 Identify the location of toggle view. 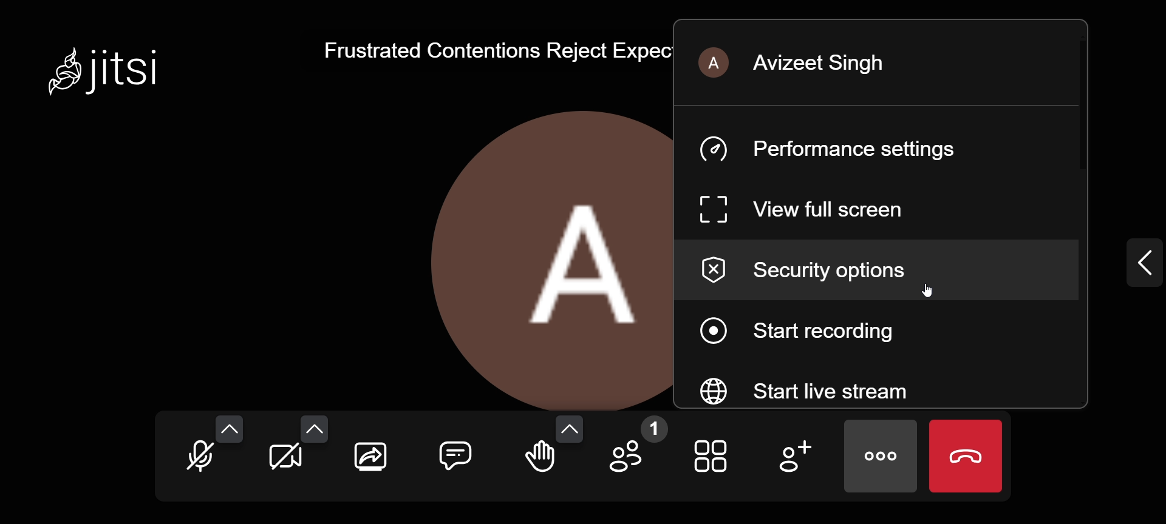
(714, 455).